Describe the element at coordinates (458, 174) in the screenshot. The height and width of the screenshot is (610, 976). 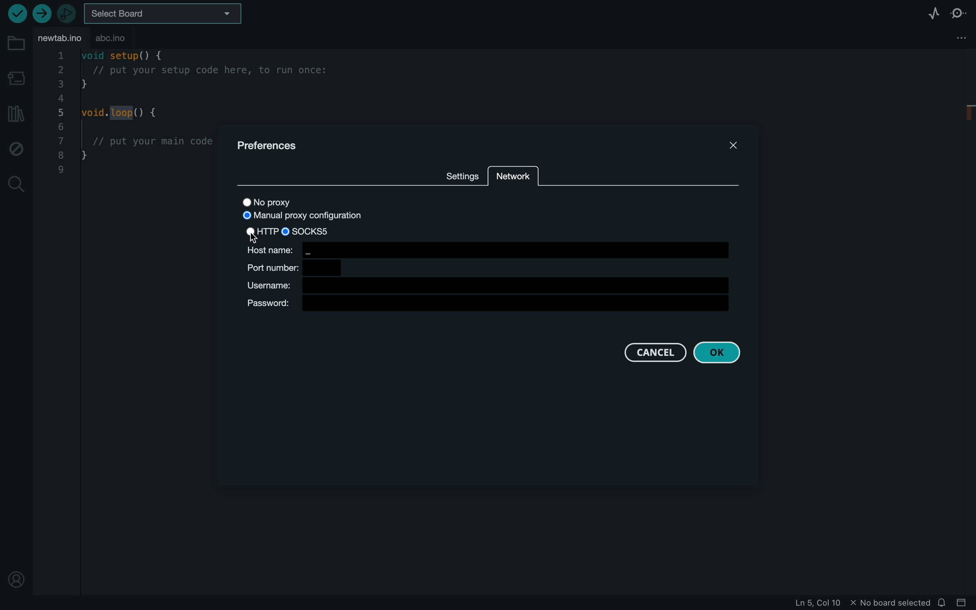
I see `sttings` at that location.